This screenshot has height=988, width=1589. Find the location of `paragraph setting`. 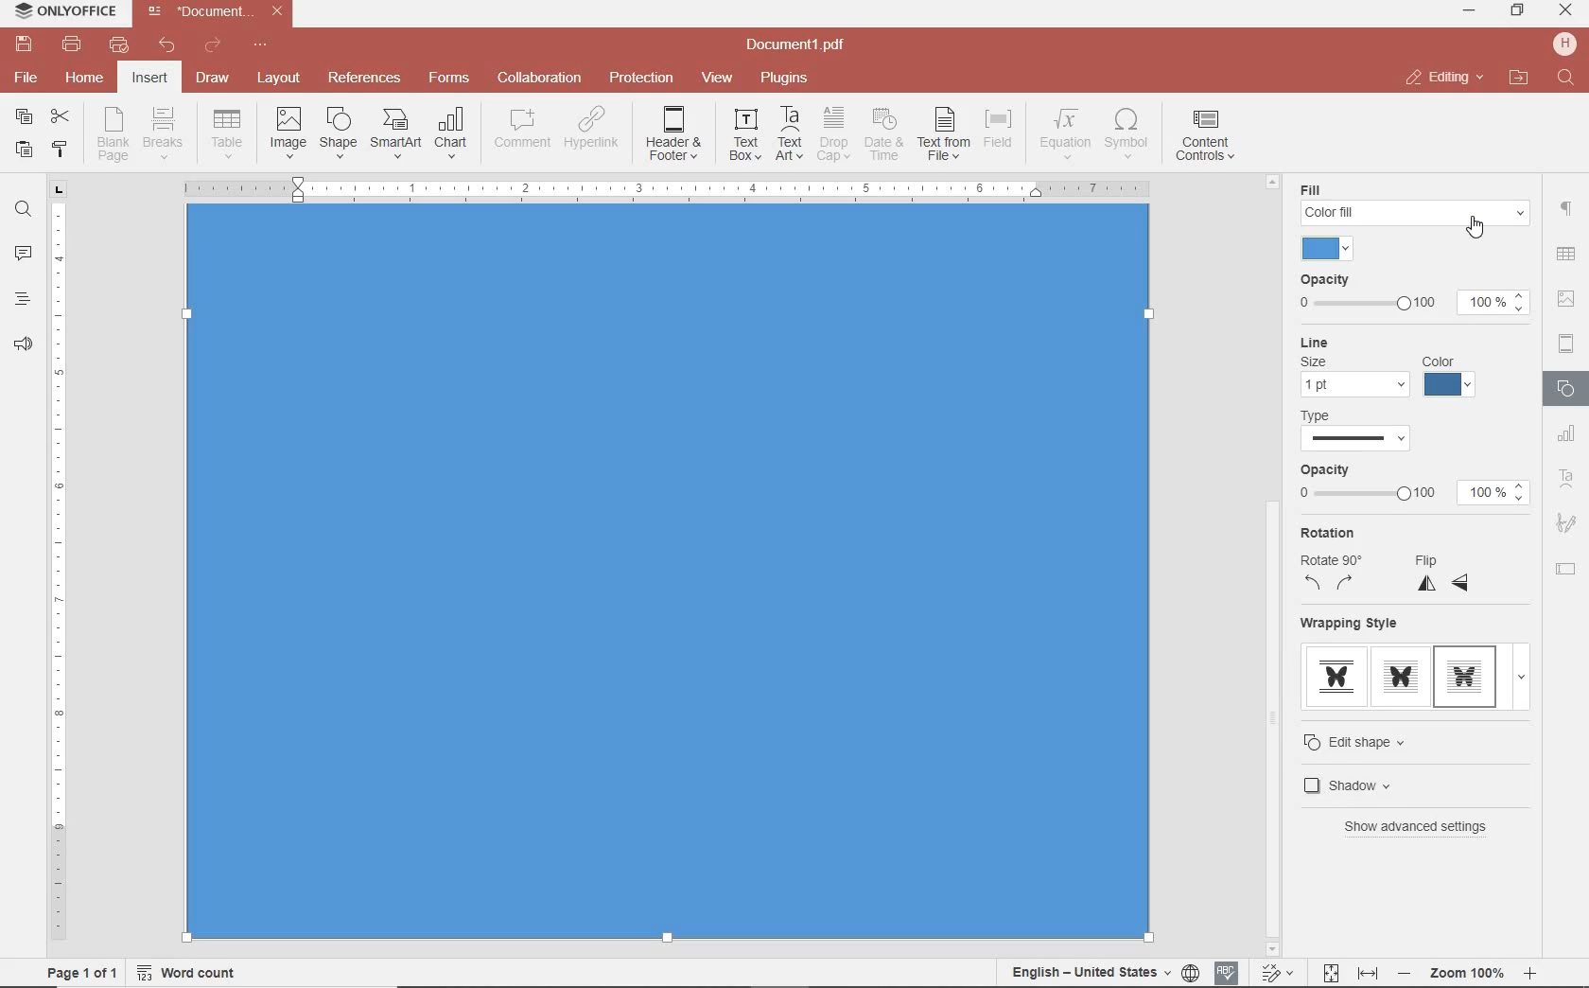

paragraph setting is located at coordinates (1567, 206).